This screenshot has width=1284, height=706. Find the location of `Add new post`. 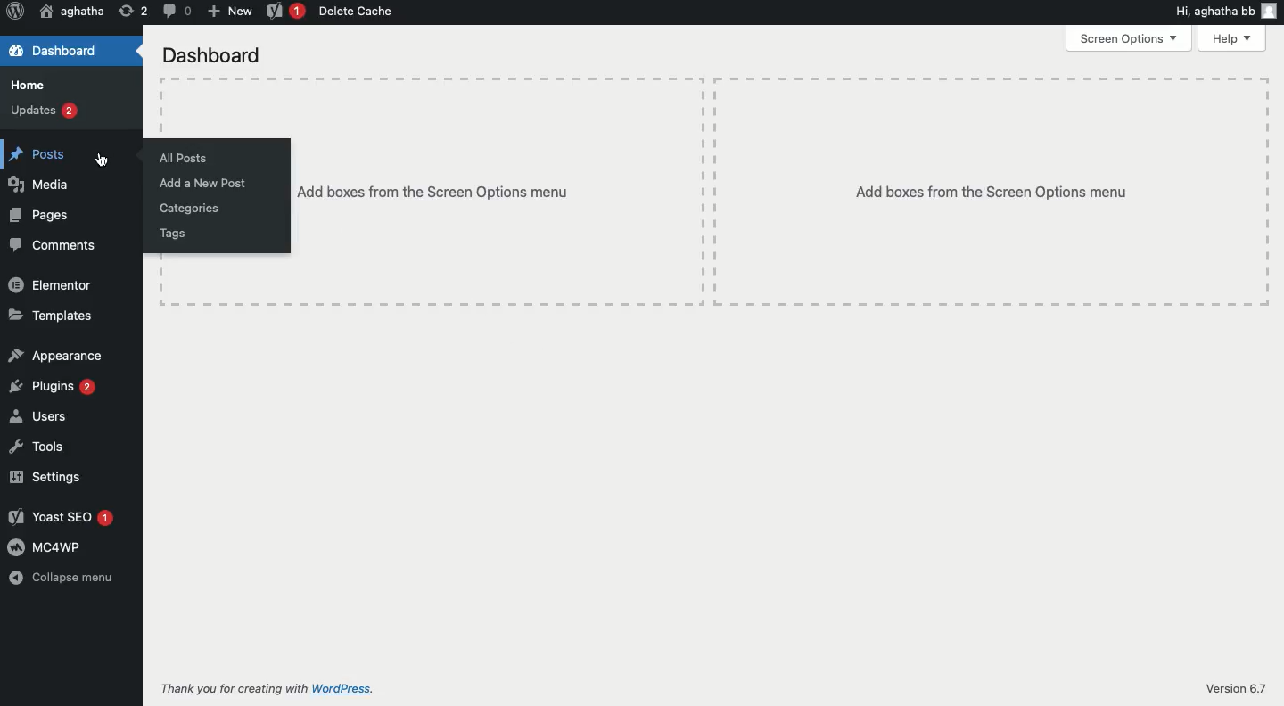

Add new post is located at coordinates (208, 184).